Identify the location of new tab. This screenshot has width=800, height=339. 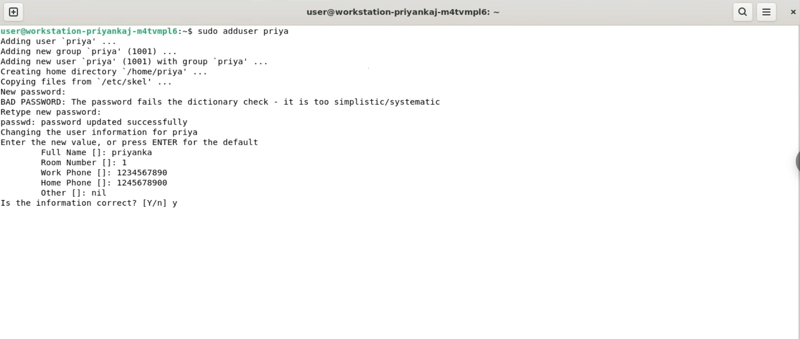
(14, 12).